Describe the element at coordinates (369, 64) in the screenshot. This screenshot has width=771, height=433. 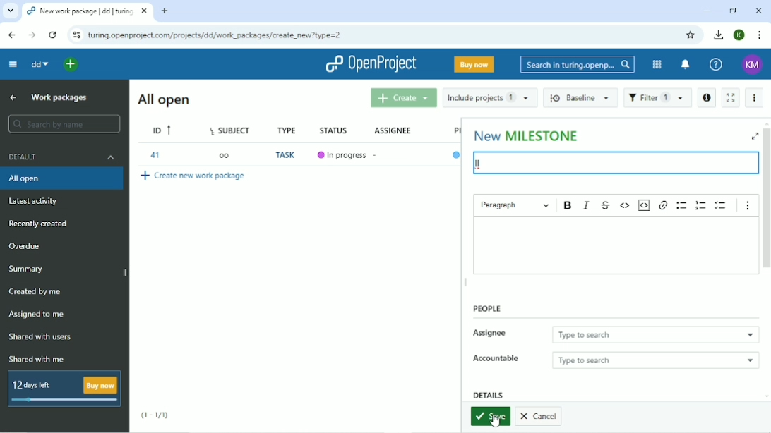
I see `OpenProject` at that location.